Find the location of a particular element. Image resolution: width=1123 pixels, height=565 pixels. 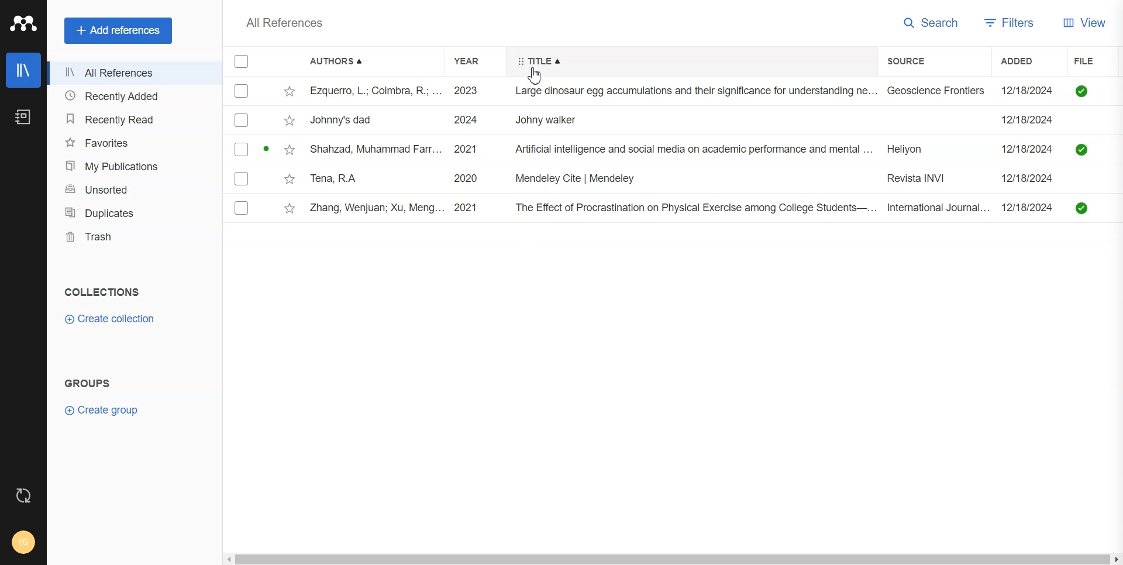

Create Group is located at coordinates (101, 409).